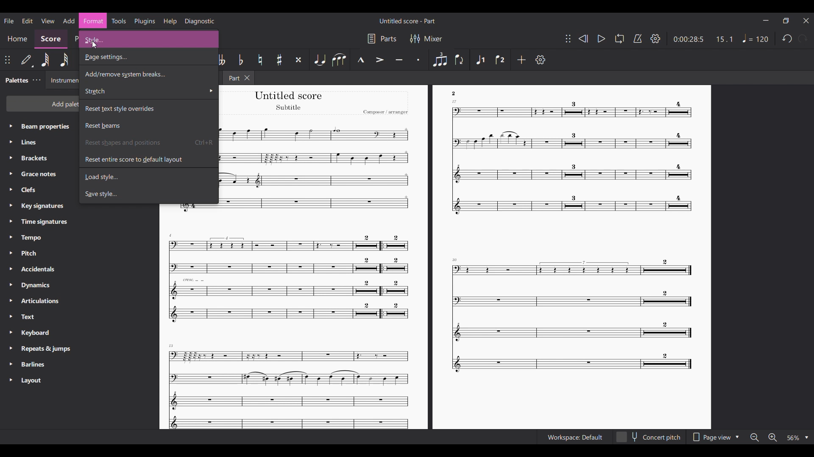 The width and height of the screenshot is (814, 457). I want to click on Mixer settings, so click(426, 39).